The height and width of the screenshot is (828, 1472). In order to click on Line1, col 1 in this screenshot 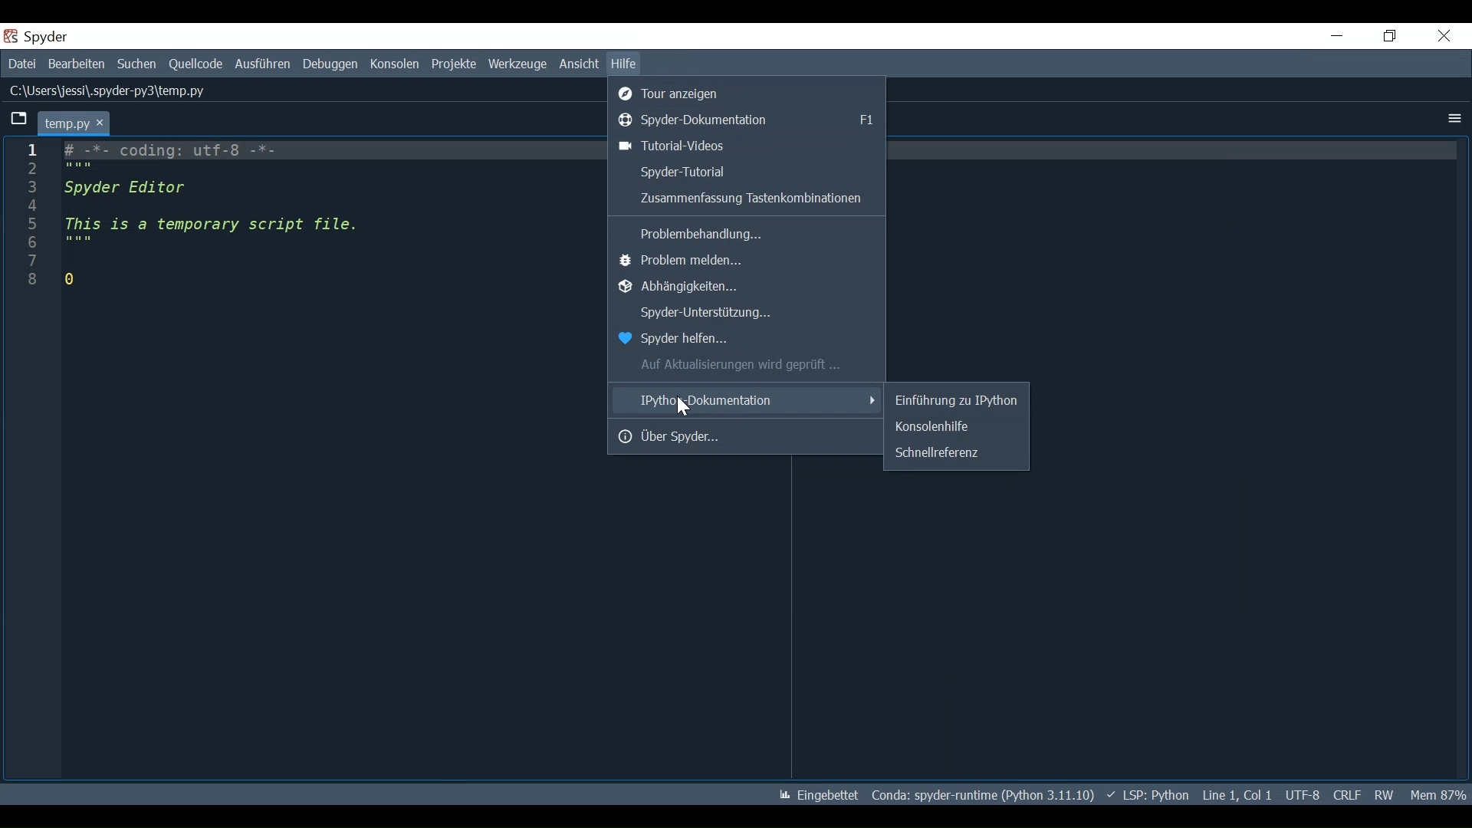, I will do `click(1238, 794)`.